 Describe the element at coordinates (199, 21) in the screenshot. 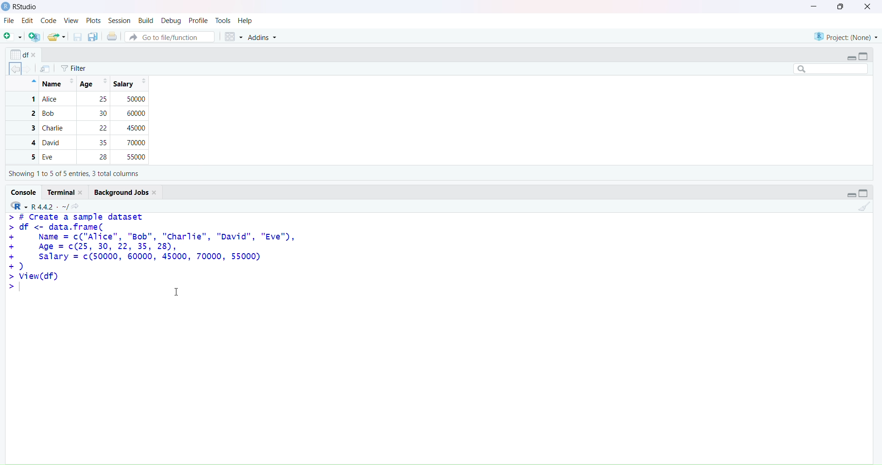

I see `profile` at that location.